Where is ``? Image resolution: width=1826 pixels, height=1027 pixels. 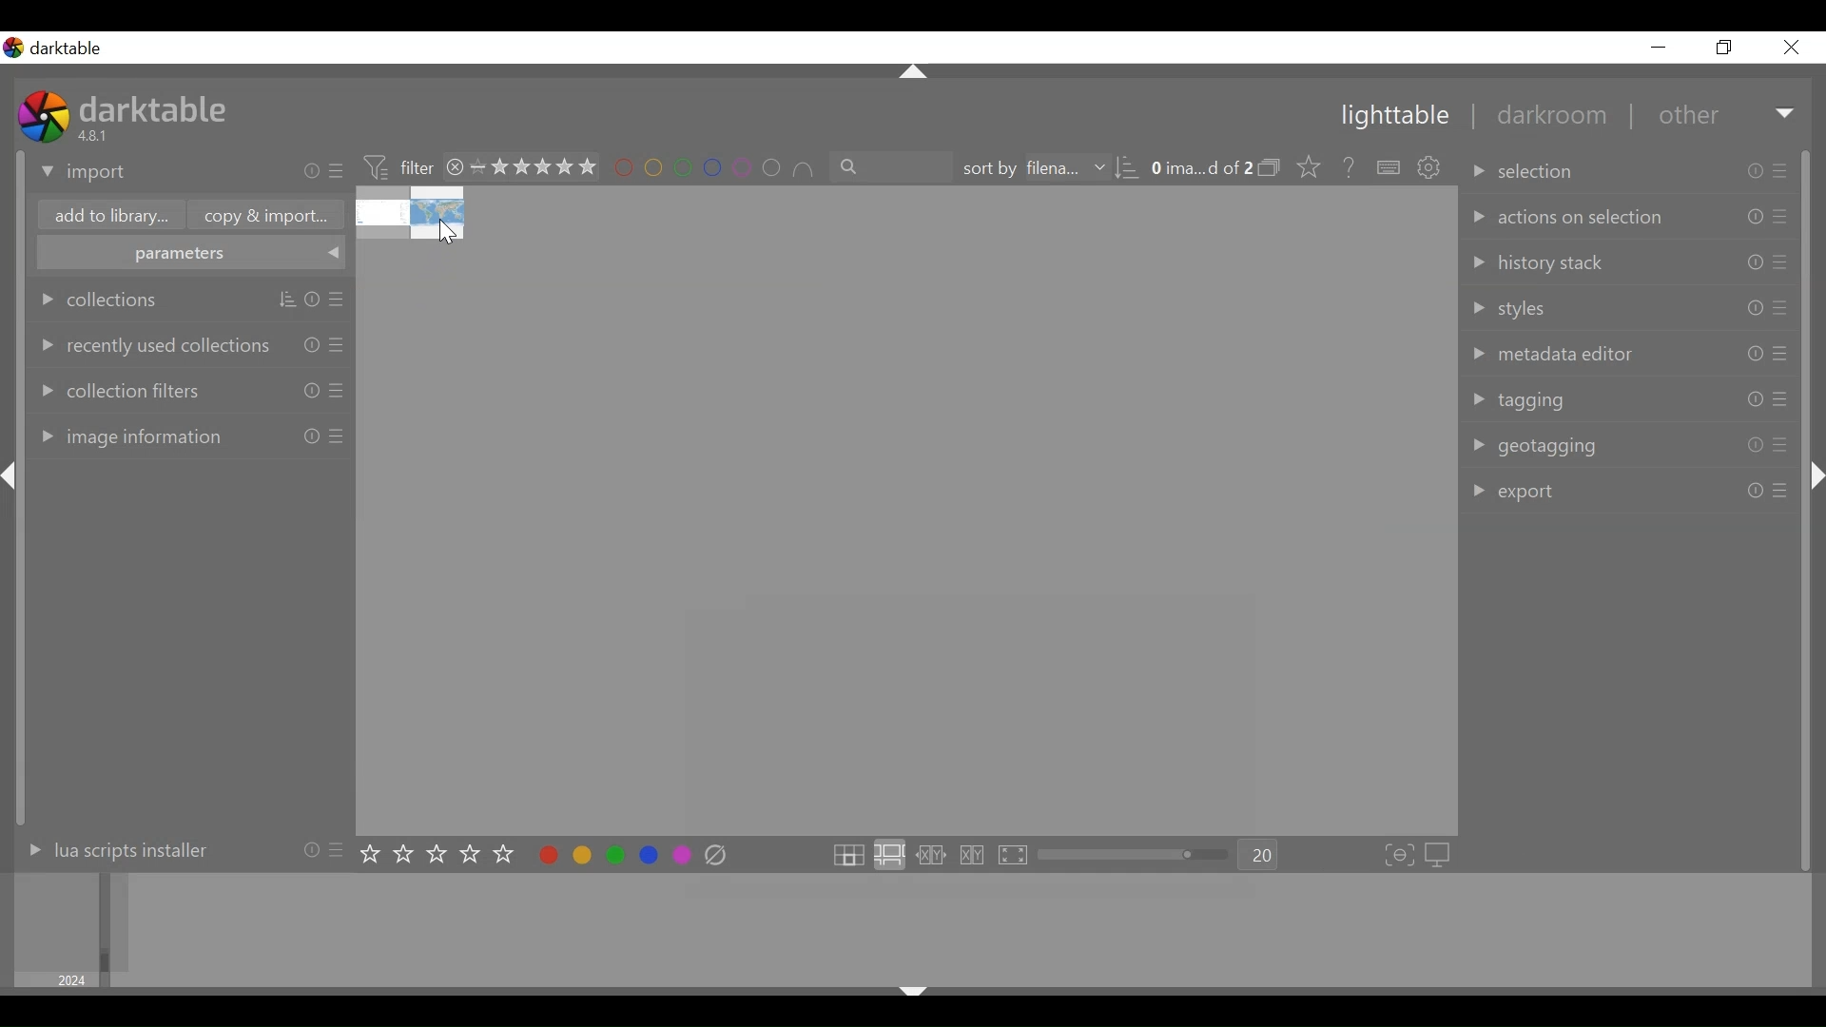  is located at coordinates (1781, 490).